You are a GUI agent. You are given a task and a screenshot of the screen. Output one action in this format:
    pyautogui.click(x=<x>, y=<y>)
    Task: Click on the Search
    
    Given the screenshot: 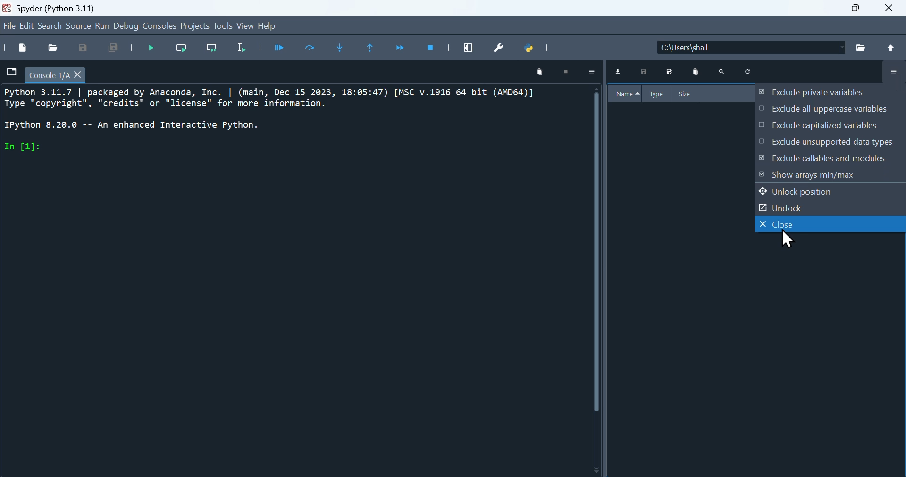 What is the action you would take?
    pyautogui.click(x=721, y=73)
    